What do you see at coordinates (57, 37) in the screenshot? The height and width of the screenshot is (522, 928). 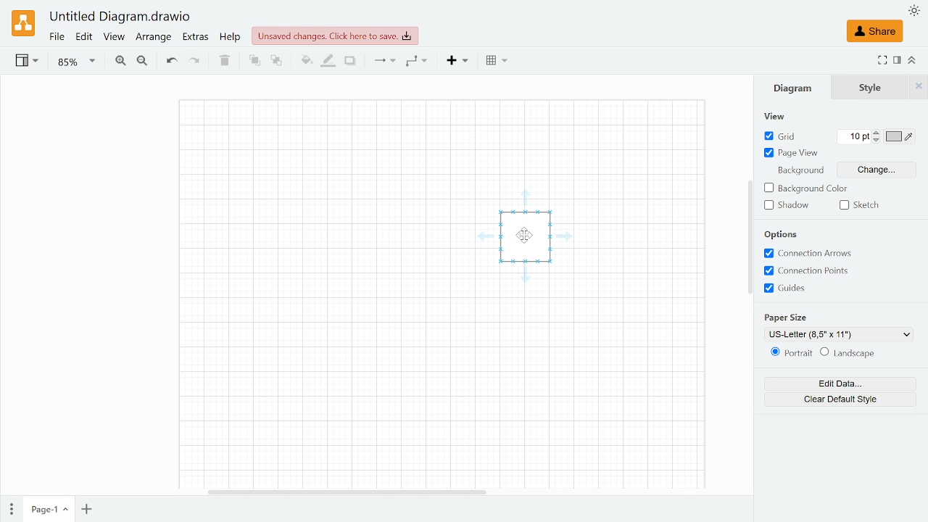 I see `File` at bounding box center [57, 37].